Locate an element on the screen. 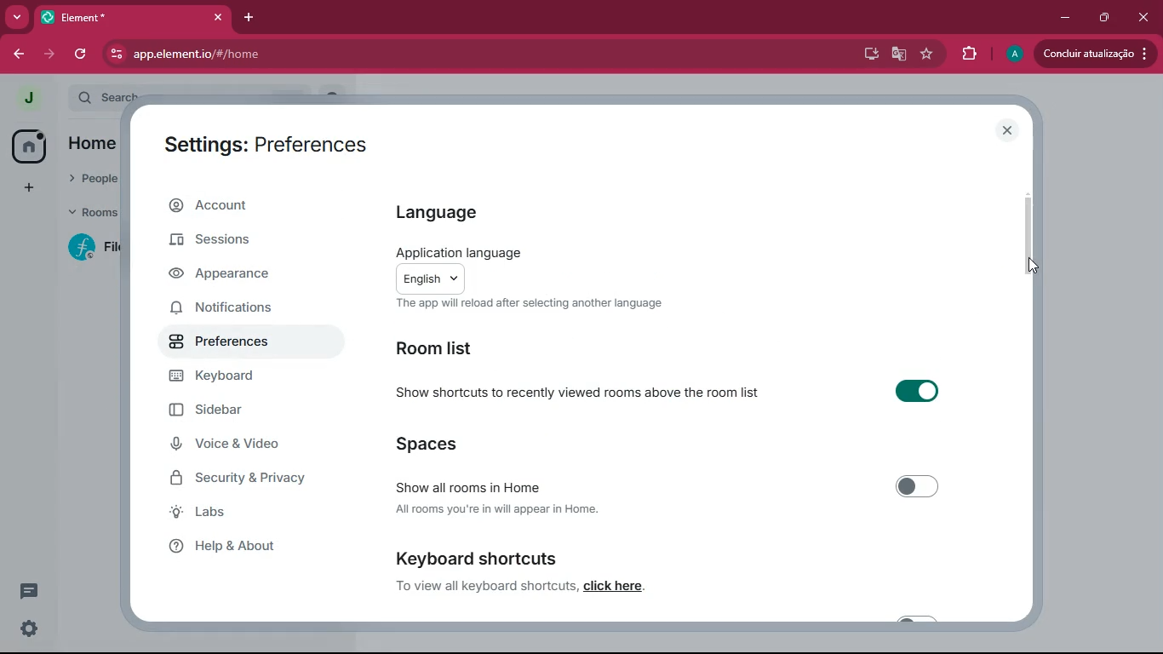 This screenshot has width=1163, height=654. extensions is located at coordinates (968, 54).